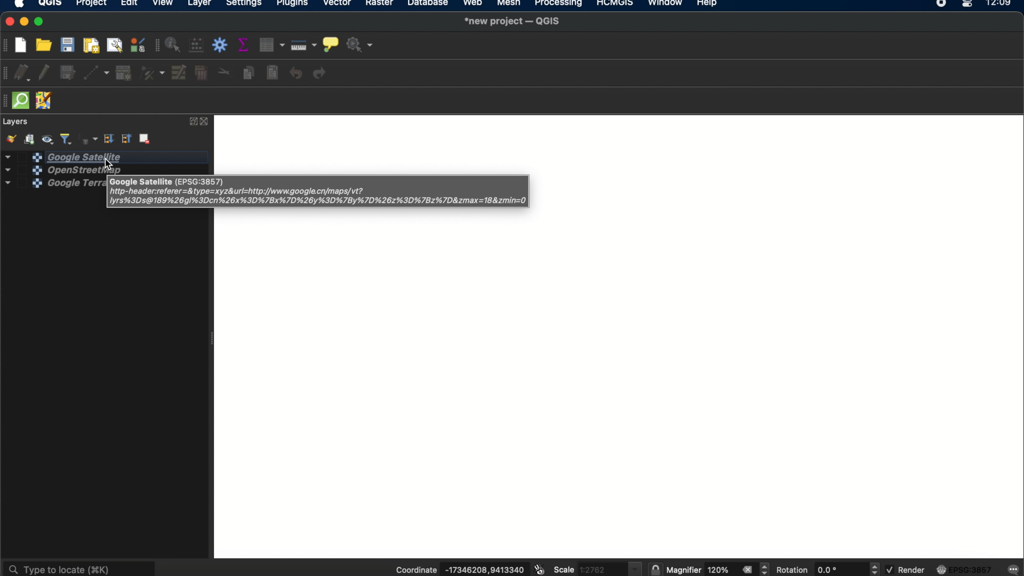  What do you see at coordinates (966, 569) in the screenshot?
I see `EPSG:3857` at bounding box center [966, 569].